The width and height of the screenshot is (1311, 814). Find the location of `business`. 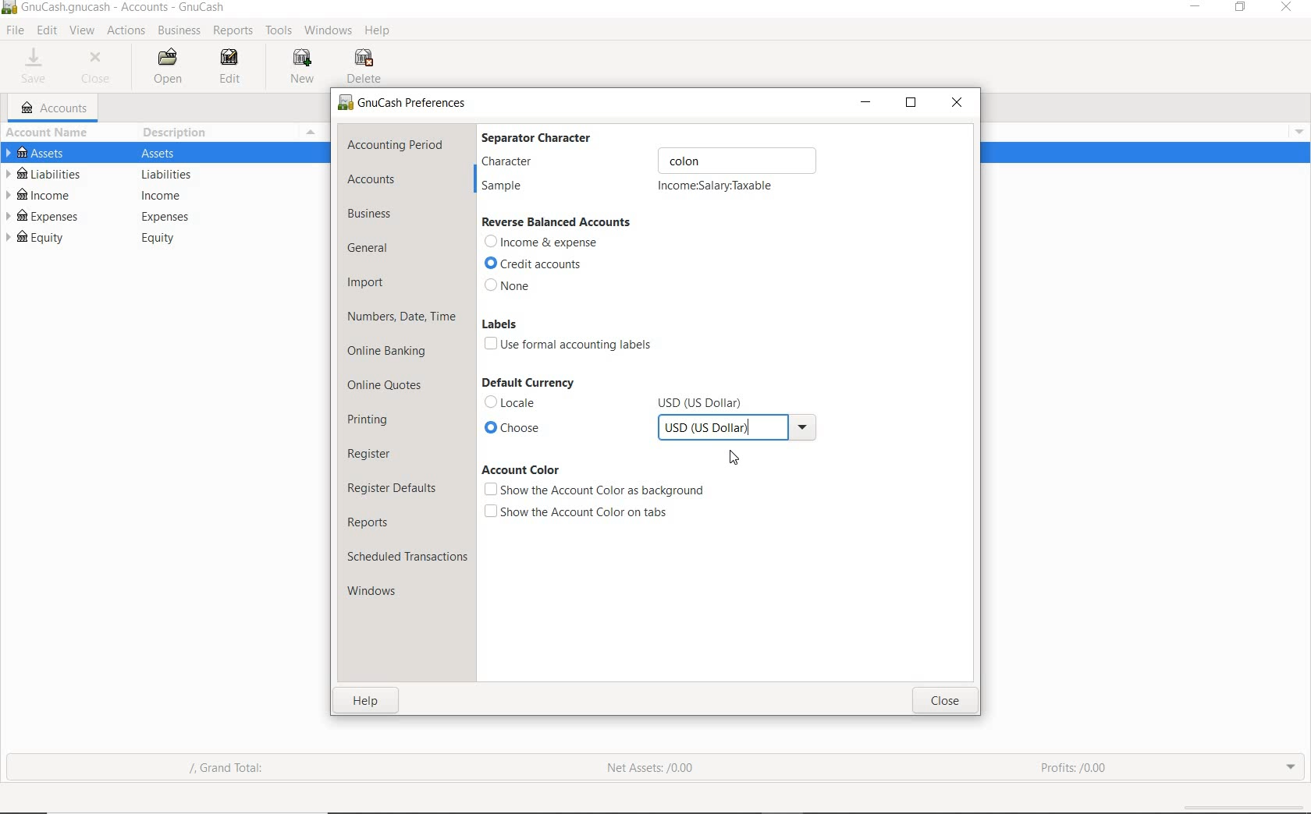

business is located at coordinates (374, 215).